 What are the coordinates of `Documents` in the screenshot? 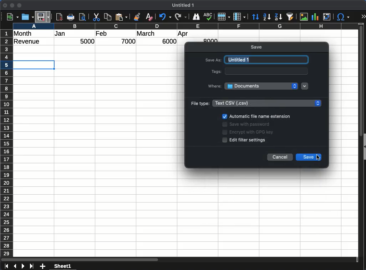 It's located at (261, 86).